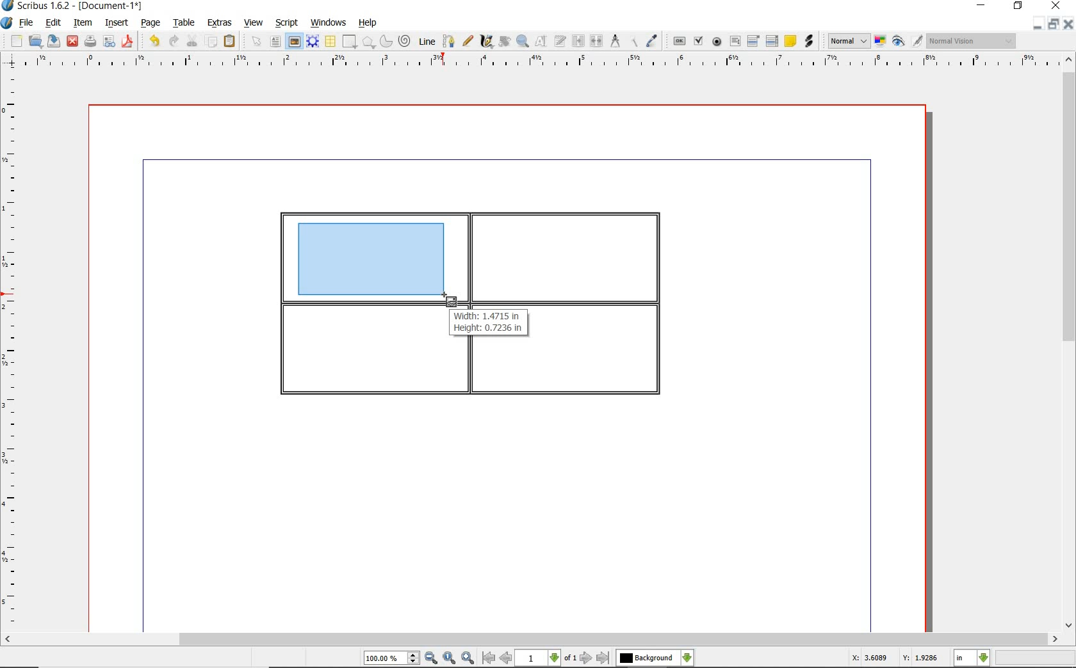  Describe the element at coordinates (127, 41) in the screenshot. I see `save as pdf` at that location.